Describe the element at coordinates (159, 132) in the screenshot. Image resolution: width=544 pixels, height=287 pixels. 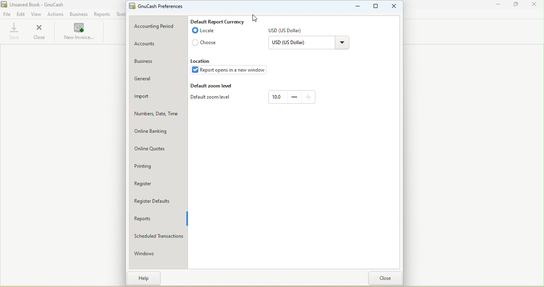
I see `Online banking` at that location.